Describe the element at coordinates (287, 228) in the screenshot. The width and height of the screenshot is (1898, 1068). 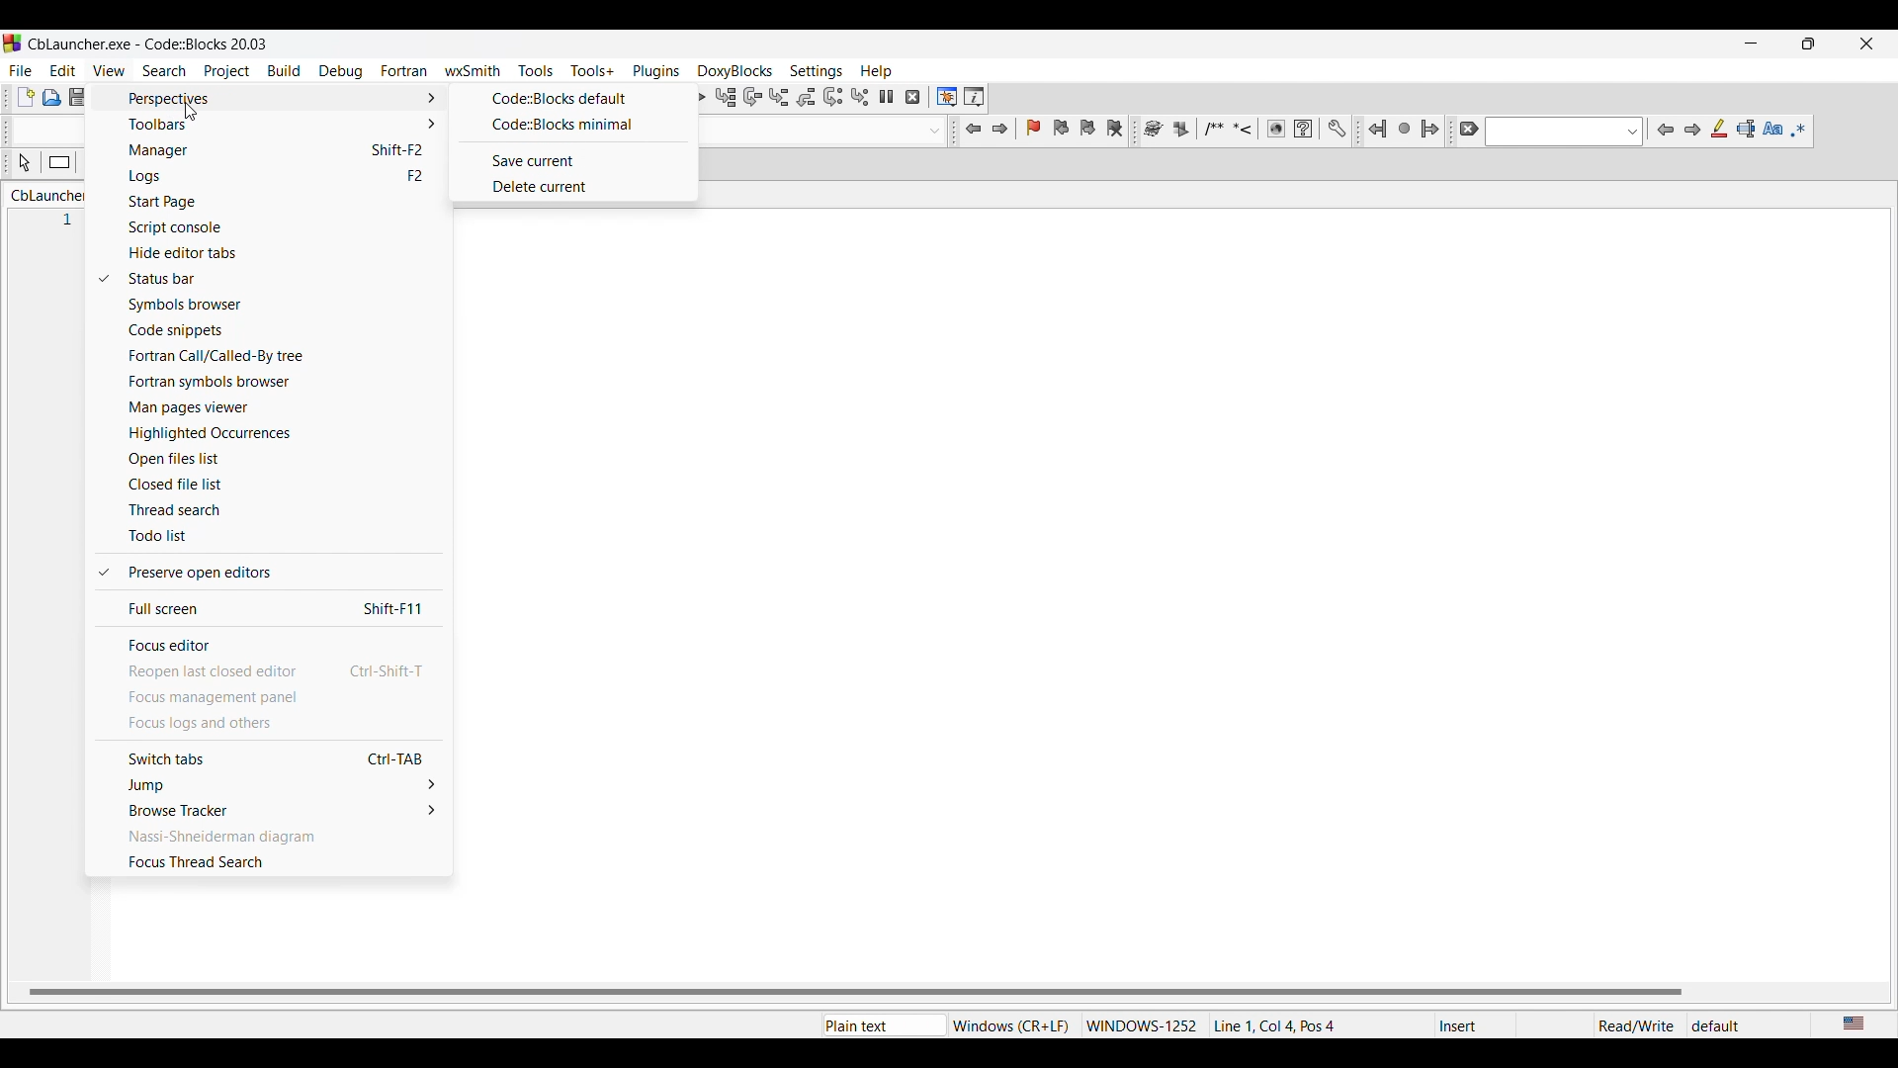
I see `Script console` at that location.